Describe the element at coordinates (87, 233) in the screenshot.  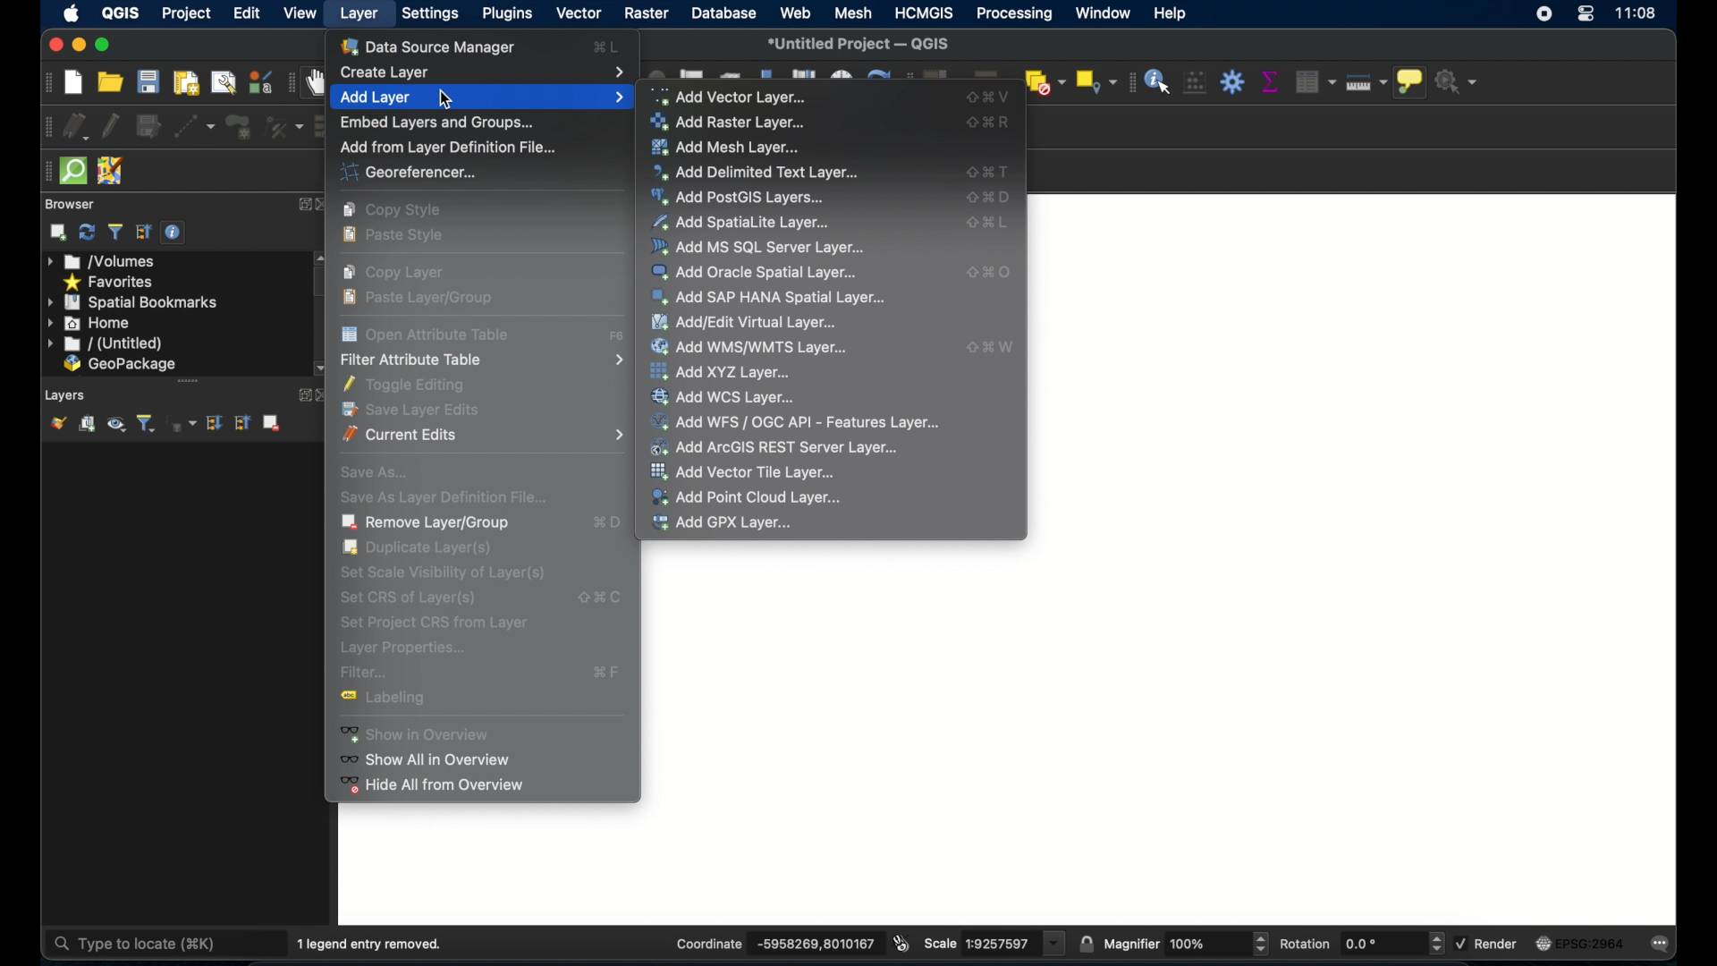
I see `refresh` at that location.